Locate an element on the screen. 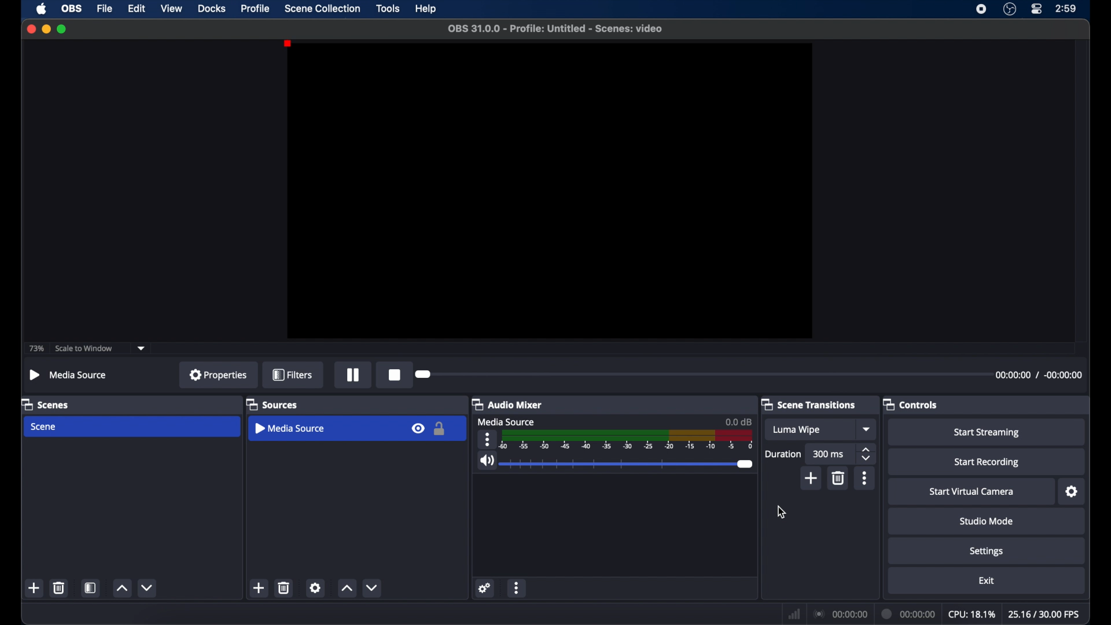 This screenshot has height=625, width=1111. volume is located at coordinates (486, 461).